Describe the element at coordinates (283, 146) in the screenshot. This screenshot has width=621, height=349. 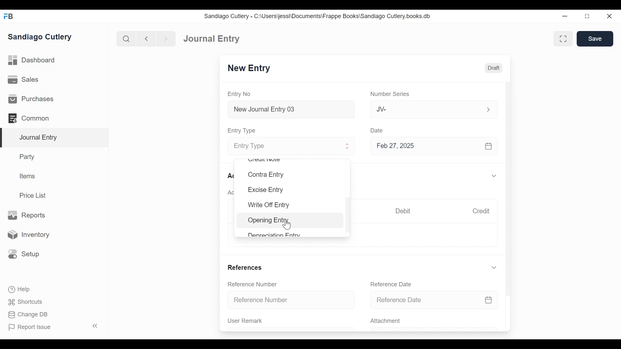
I see `Entry Type` at that location.